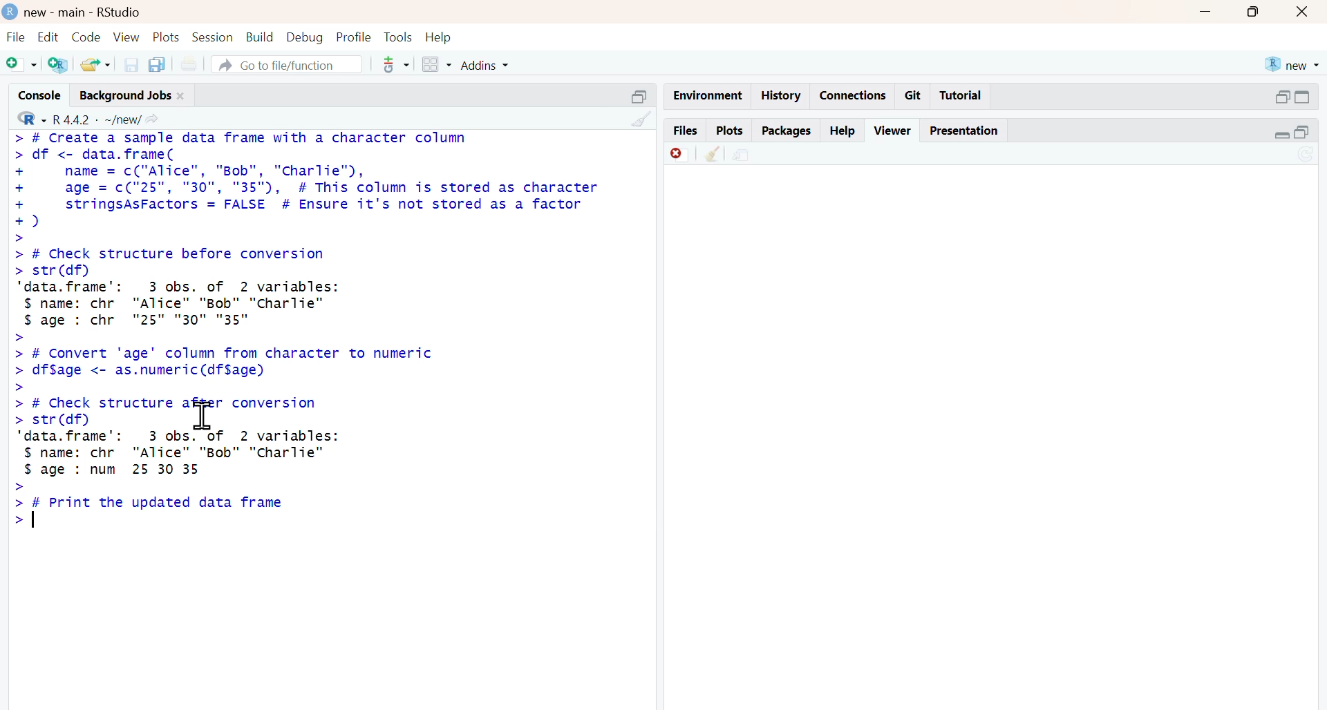 This screenshot has height=710, width=1327. I want to click on presentation, so click(962, 131).